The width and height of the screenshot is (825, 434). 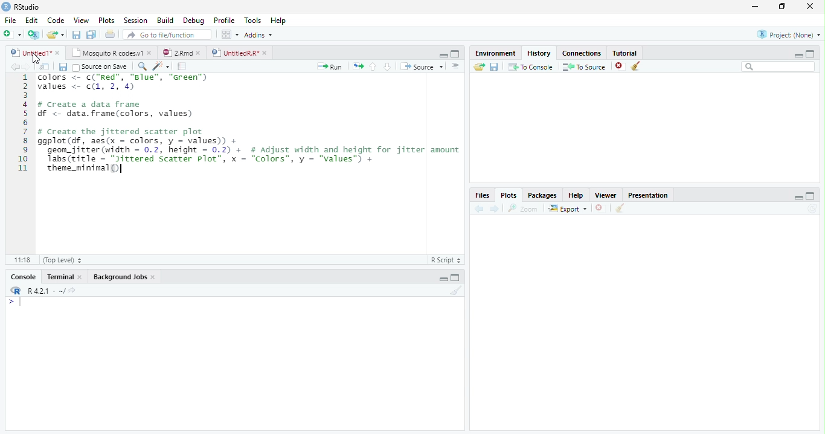 I want to click on R Script, so click(x=446, y=260).